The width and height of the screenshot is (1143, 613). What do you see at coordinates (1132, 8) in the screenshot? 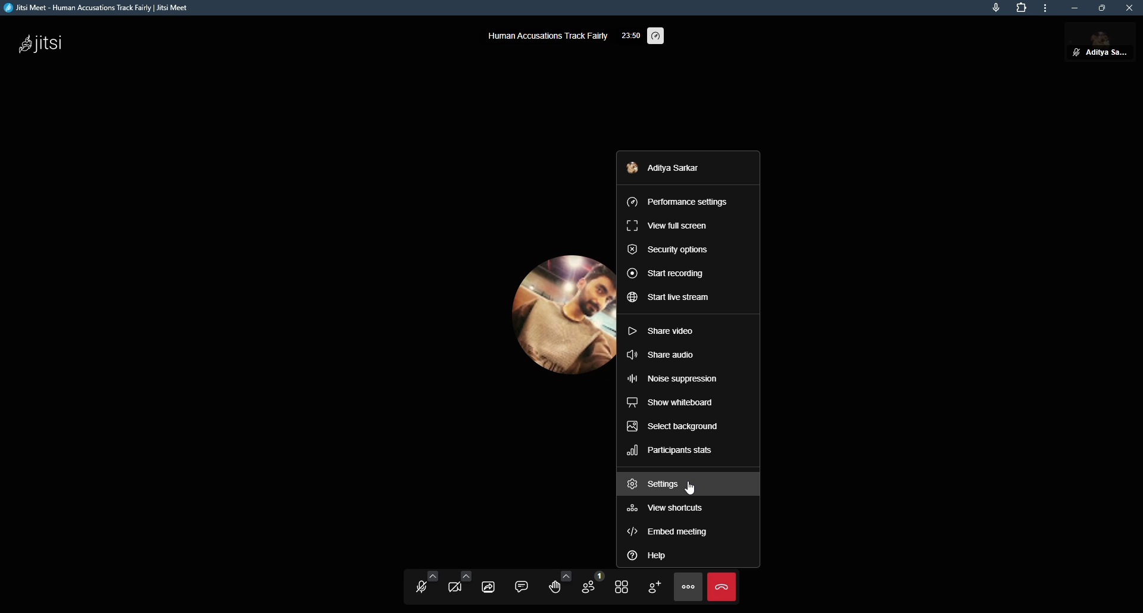
I see `close` at bounding box center [1132, 8].